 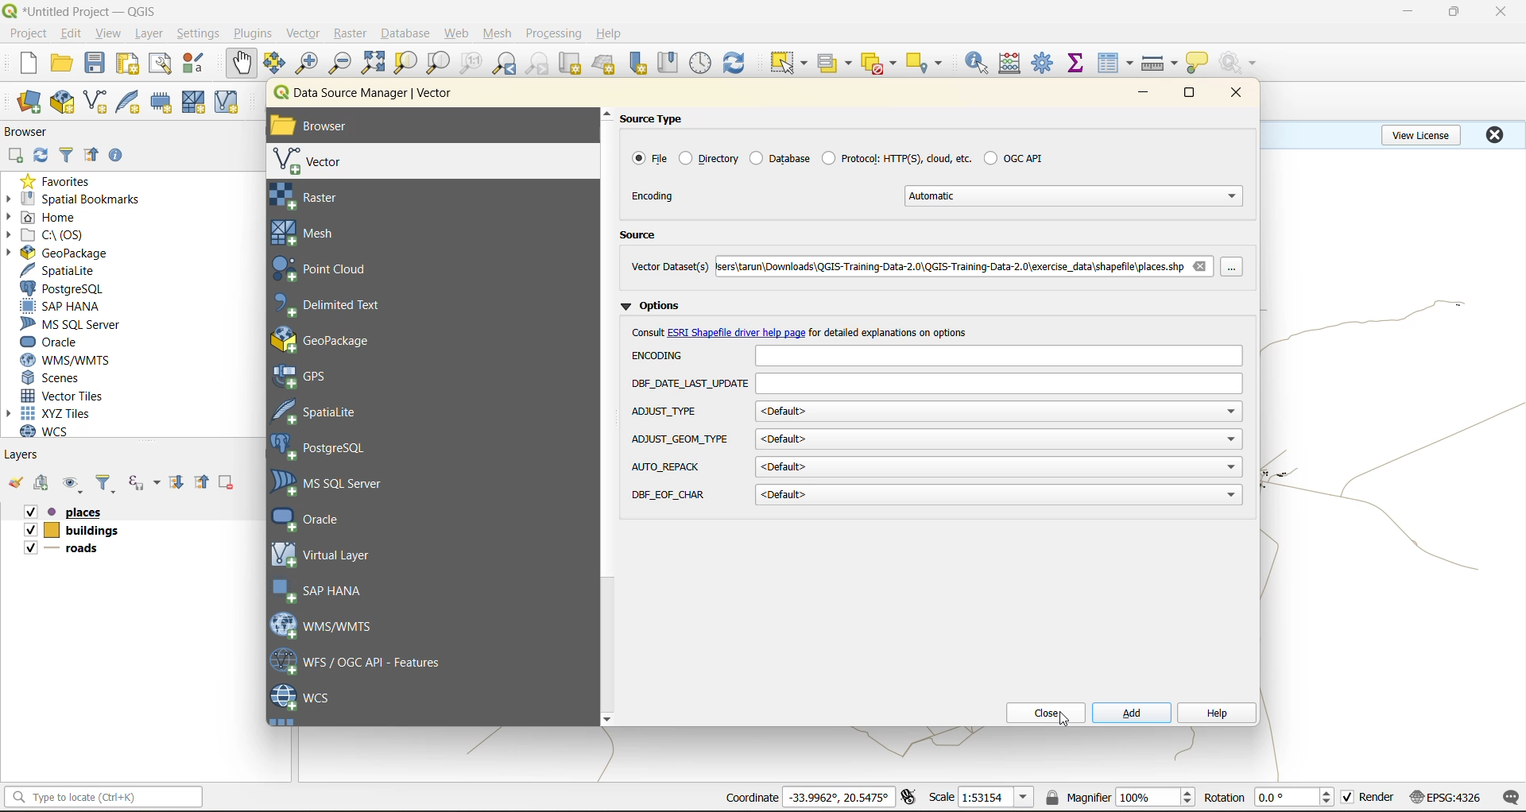 I want to click on minimize, so click(x=1408, y=11).